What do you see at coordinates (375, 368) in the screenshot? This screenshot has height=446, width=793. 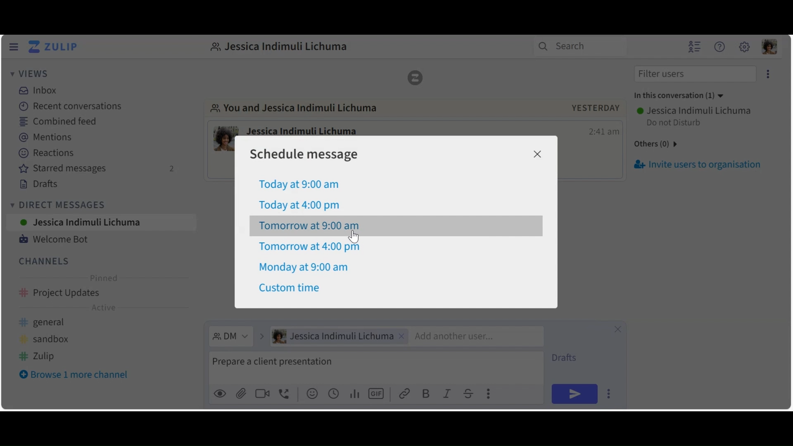 I see `Compose message` at bounding box center [375, 368].